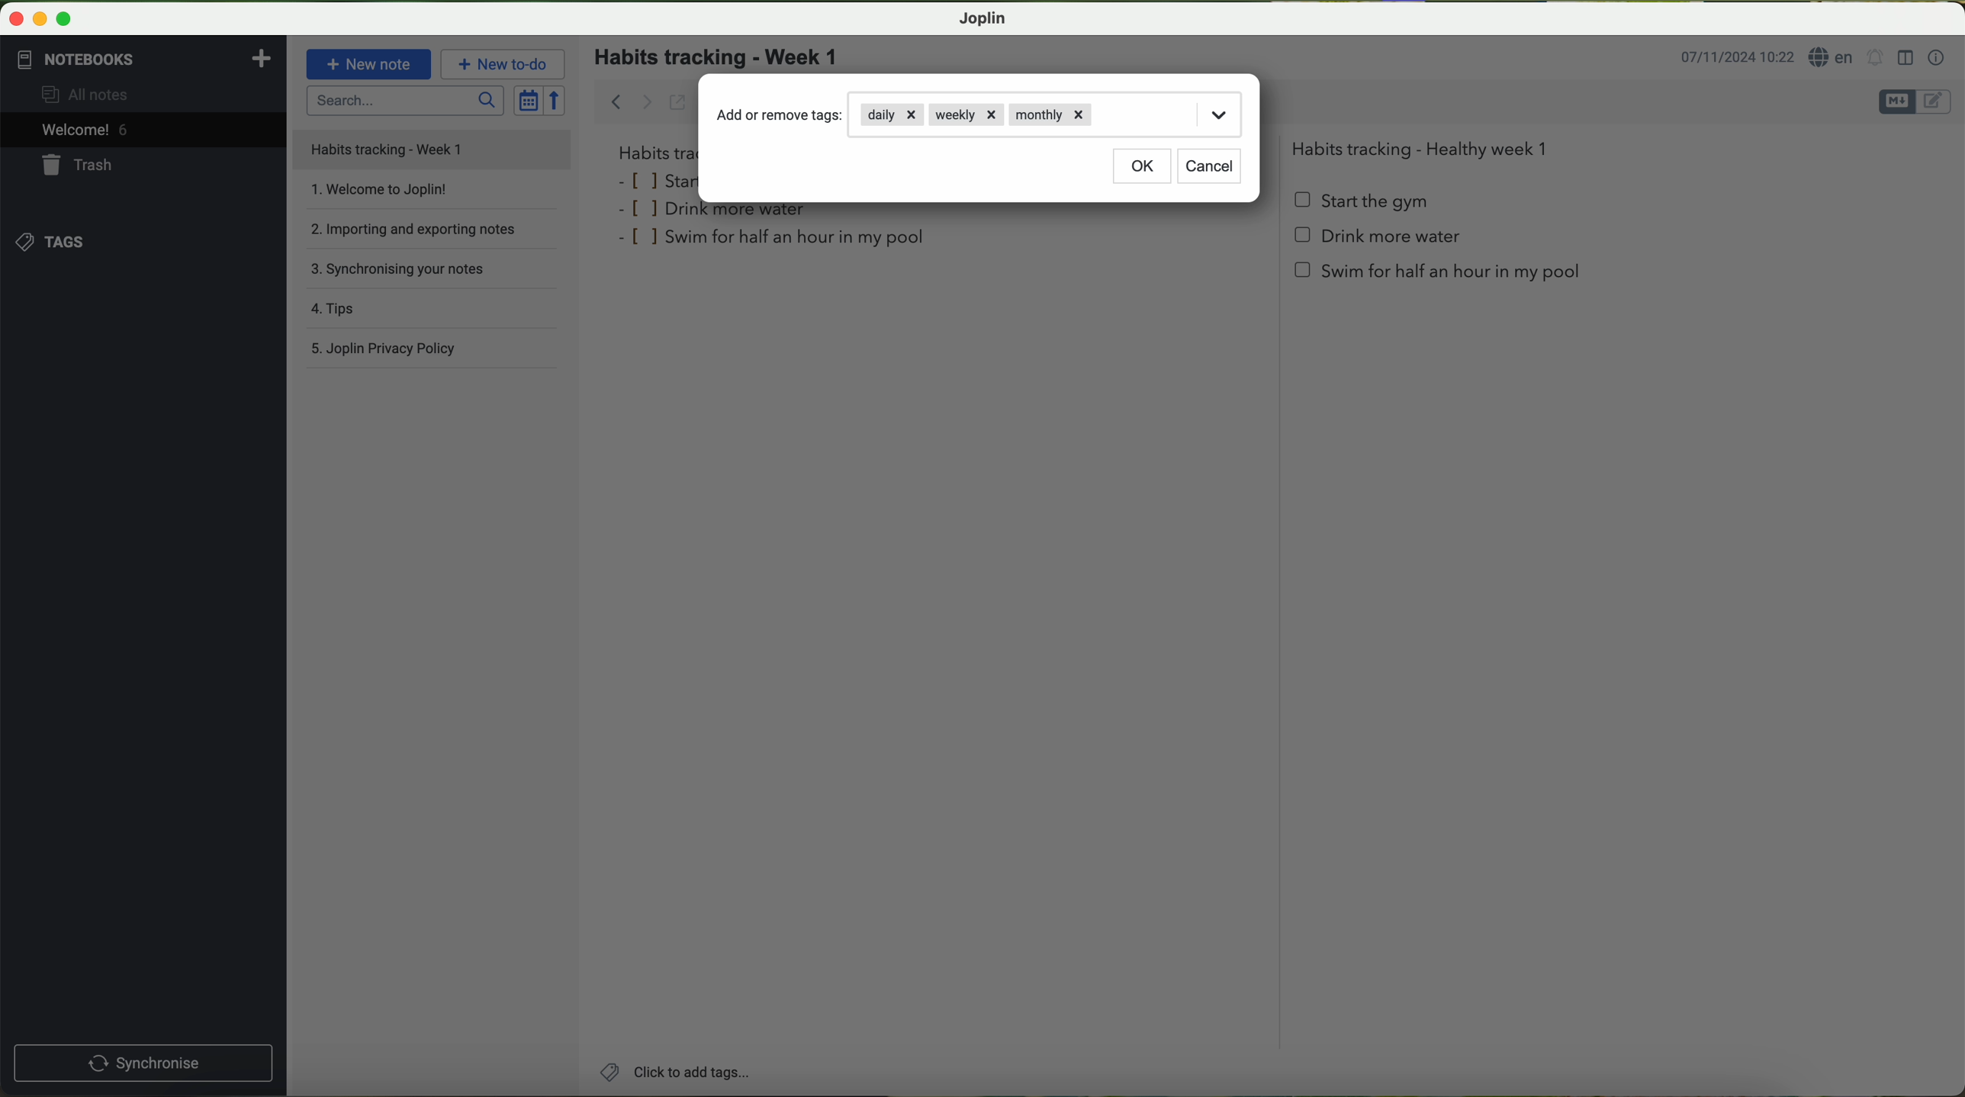 The width and height of the screenshot is (1965, 1097). What do you see at coordinates (781, 115) in the screenshot?
I see `add or remove tags` at bounding box center [781, 115].